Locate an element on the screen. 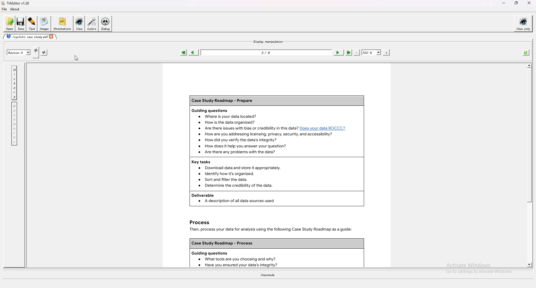 This screenshot has height=288, width=536. text is located at coordinates (32, 23).